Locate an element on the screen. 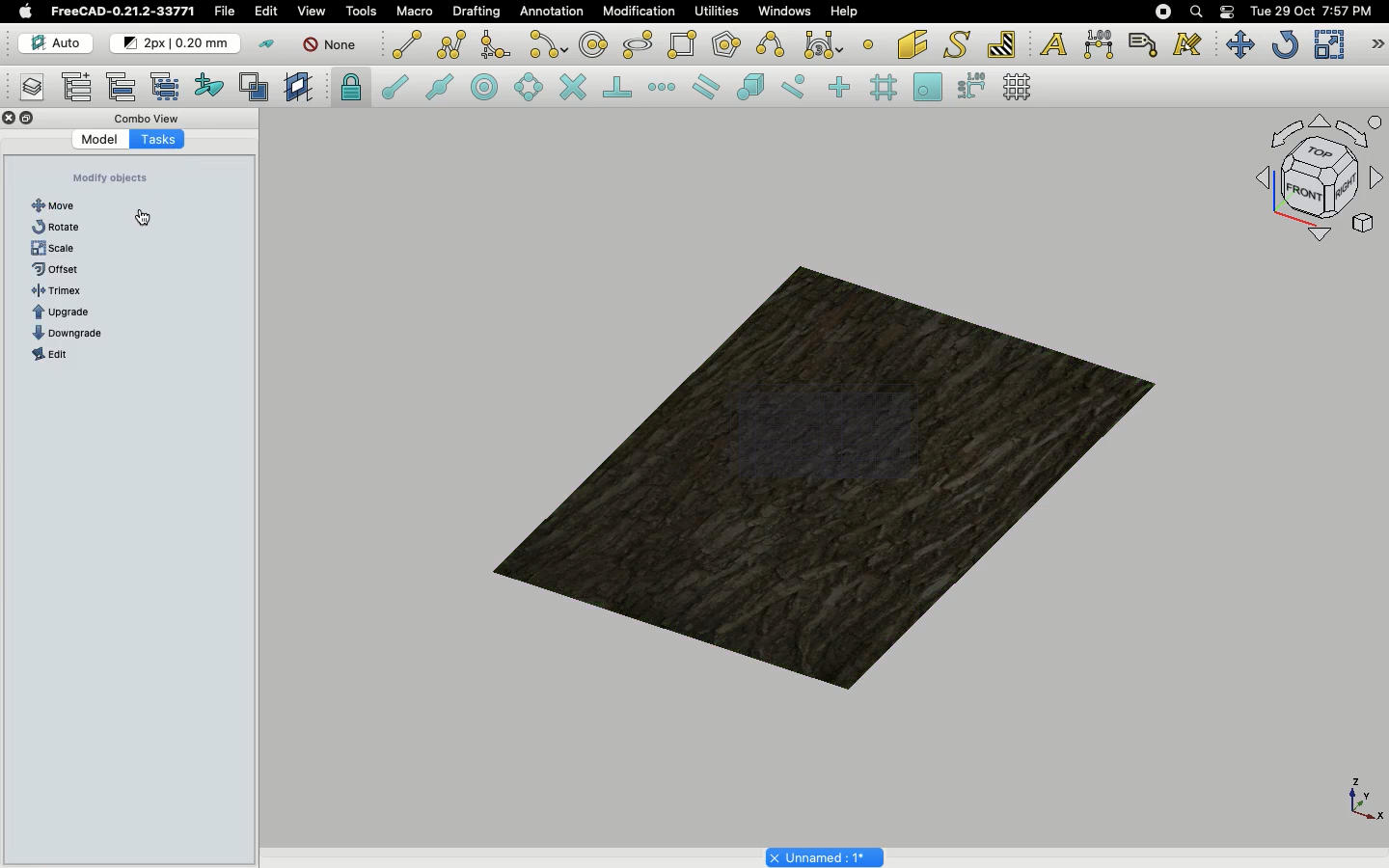 This screenshot has width=1389, height=868. Object selected is located at coordinates (829, 469).